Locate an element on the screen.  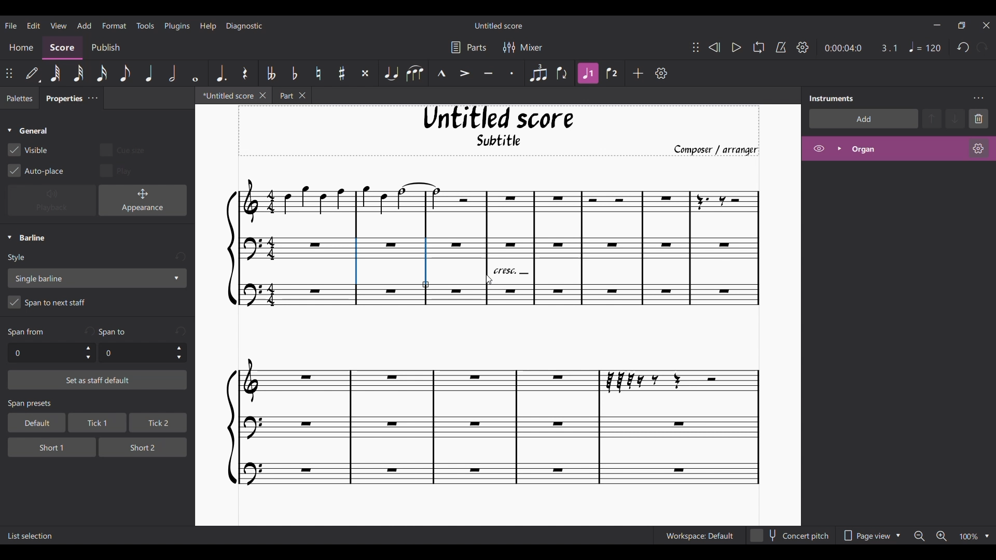
Undo input made is located at coordinates (181, 331).